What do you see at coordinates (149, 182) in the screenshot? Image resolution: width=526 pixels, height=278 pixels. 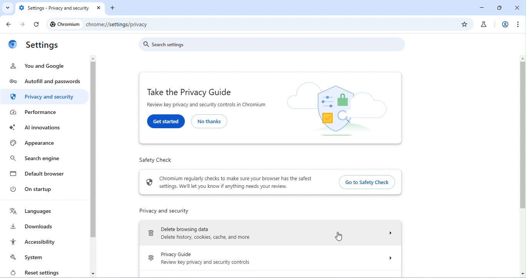 I see `Safety symbol` at bounding box center [149, 182].